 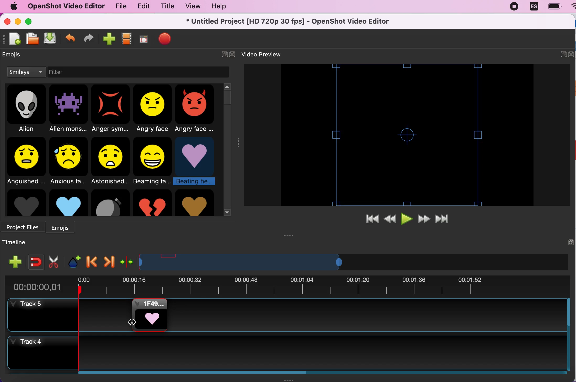 What do you see at coordinates (572, 9) in the screenshot?
I see `wifi` at bounding box center [572, 9].